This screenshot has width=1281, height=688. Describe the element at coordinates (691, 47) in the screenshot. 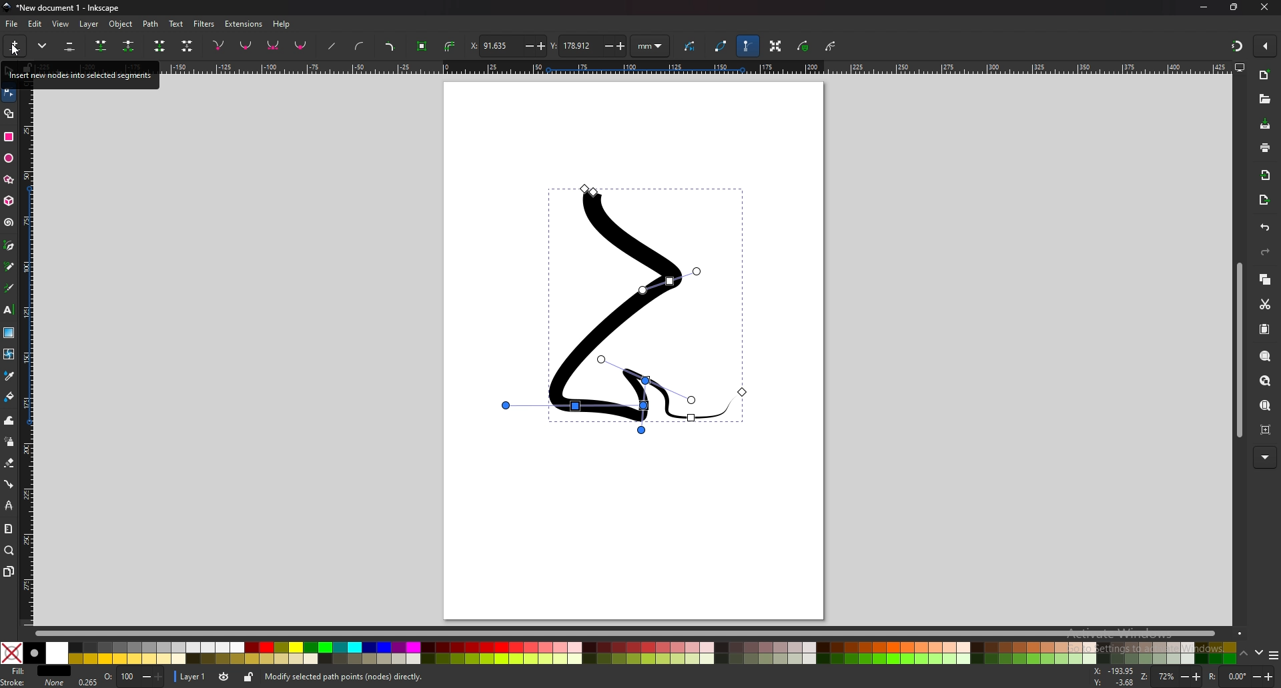

I see `next path effect parameter` at that location.